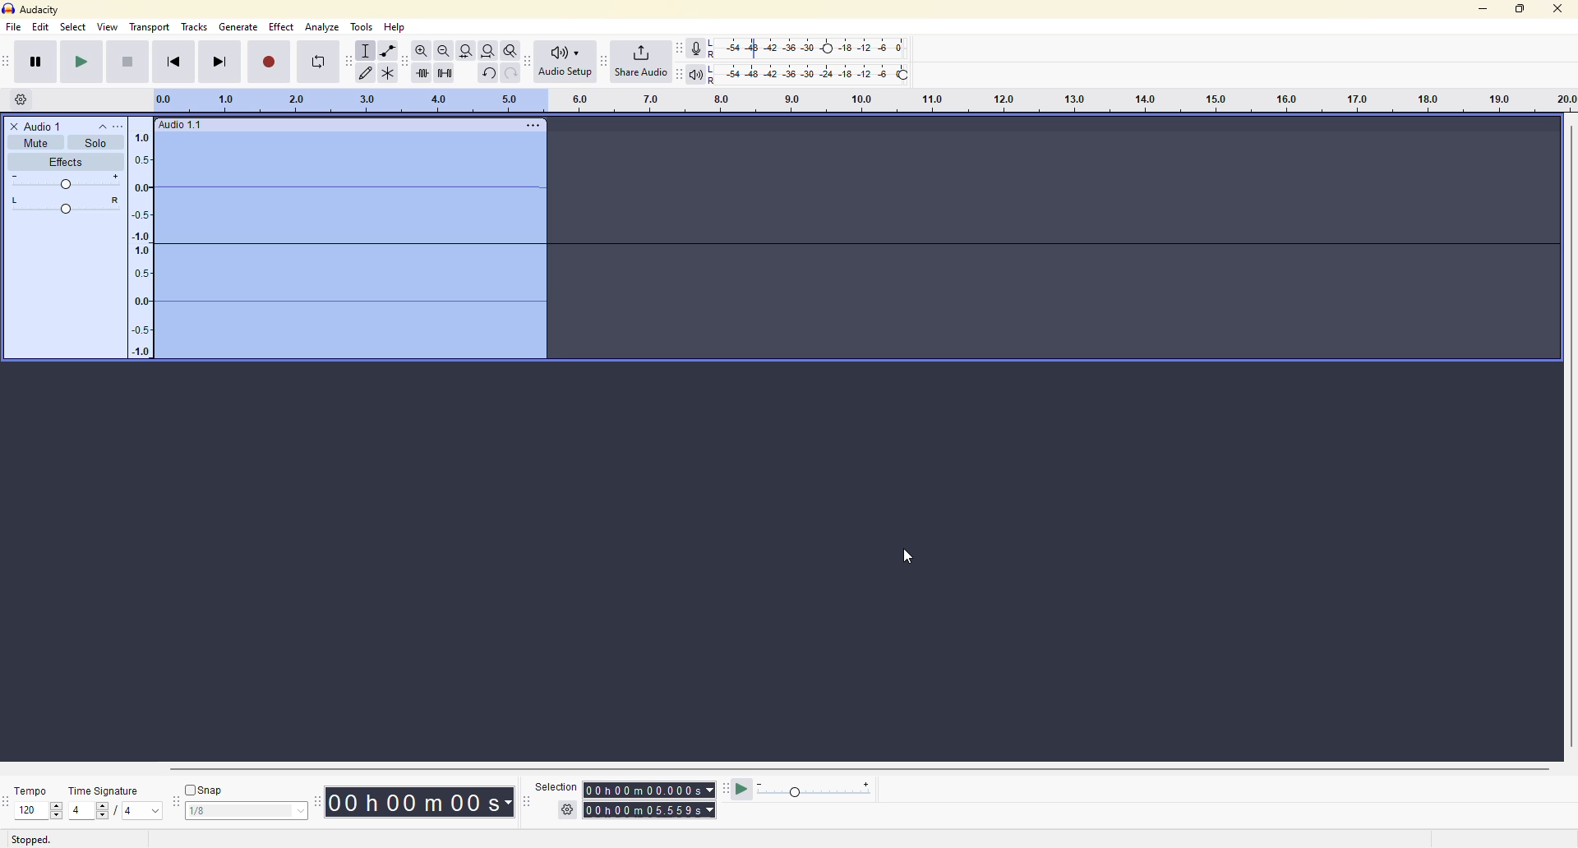 Image resolution: width=1578 pixels, height=848 pixels. I want to click on more, so click(124, 127).